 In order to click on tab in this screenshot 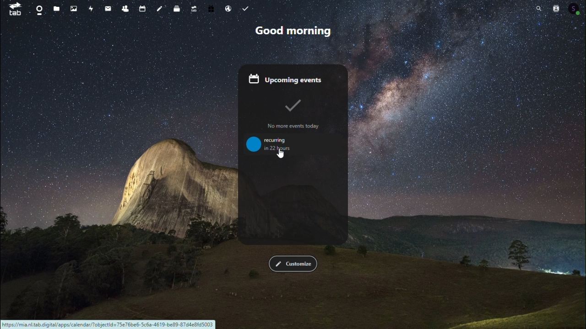, I will do `click(12, 9)`.